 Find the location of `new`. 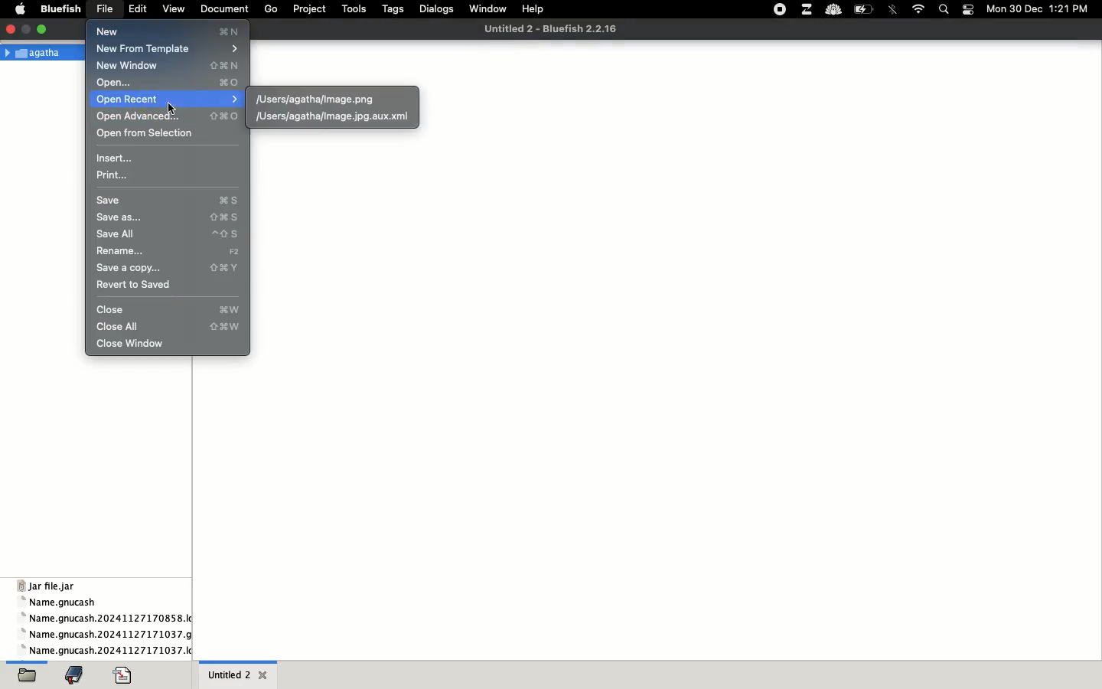

new is located at coordinates (169, 33).